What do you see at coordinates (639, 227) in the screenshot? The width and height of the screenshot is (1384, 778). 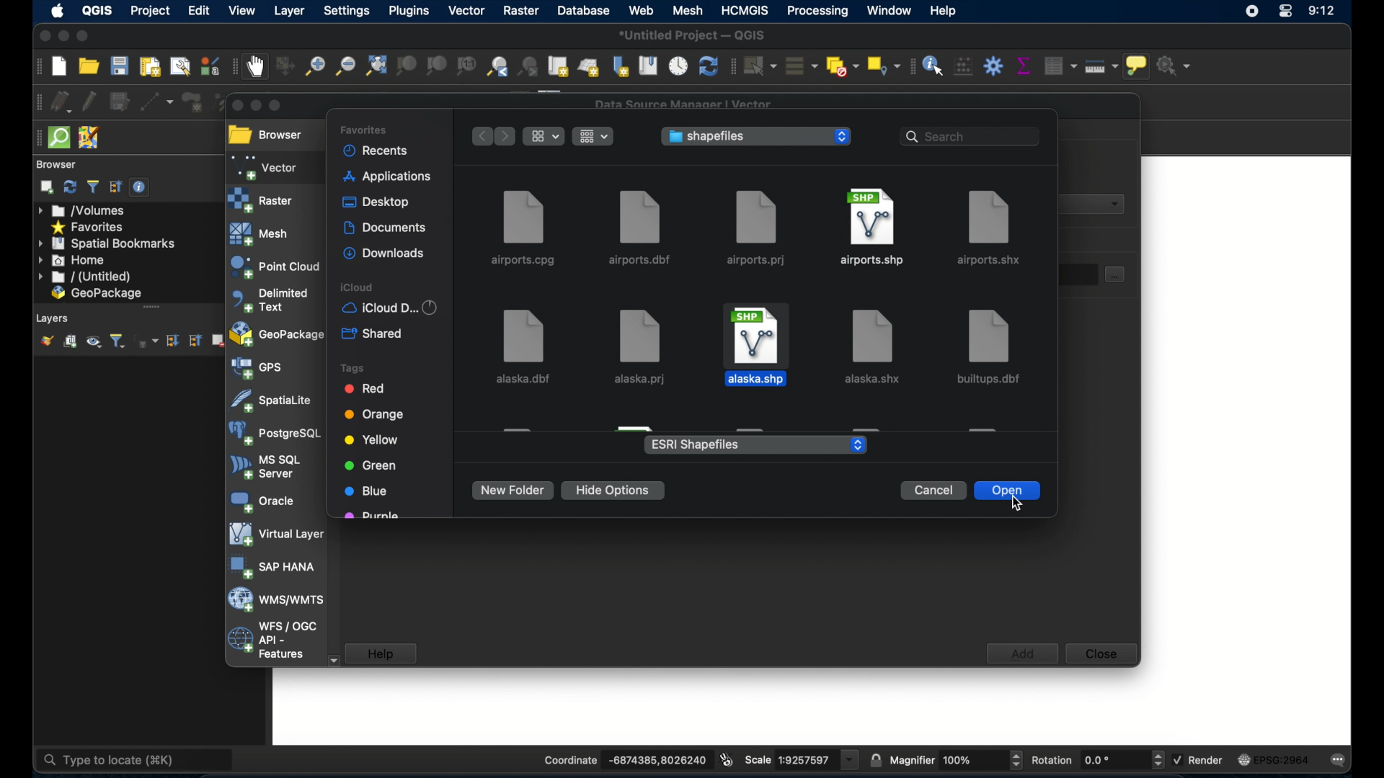 I see `airports.dbf` at bounding box center [639, 227].